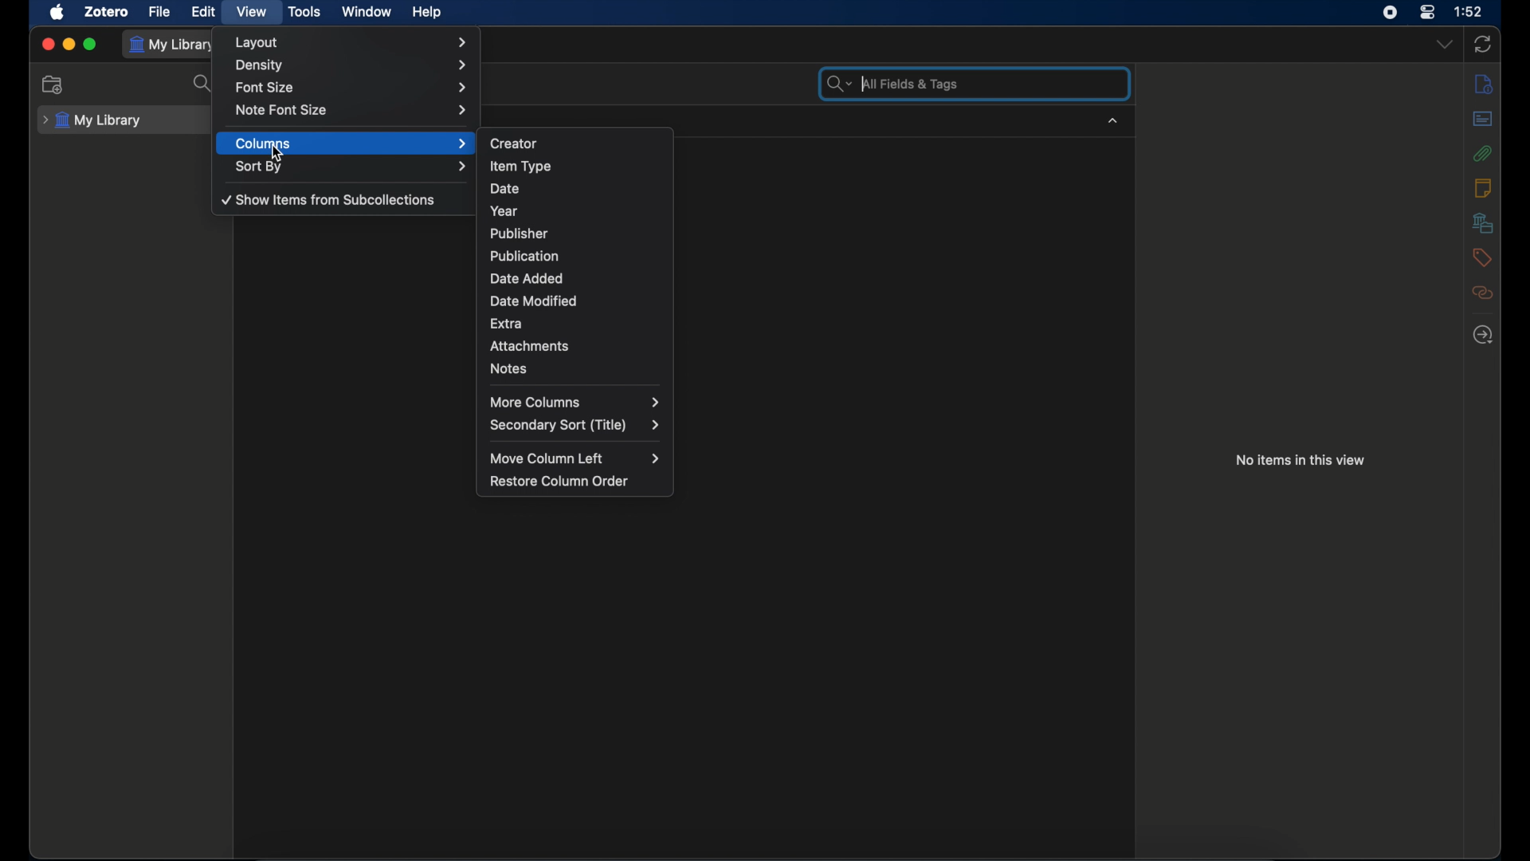 The image size is (1530, 861). I want to click on time, so click(1469, 12).